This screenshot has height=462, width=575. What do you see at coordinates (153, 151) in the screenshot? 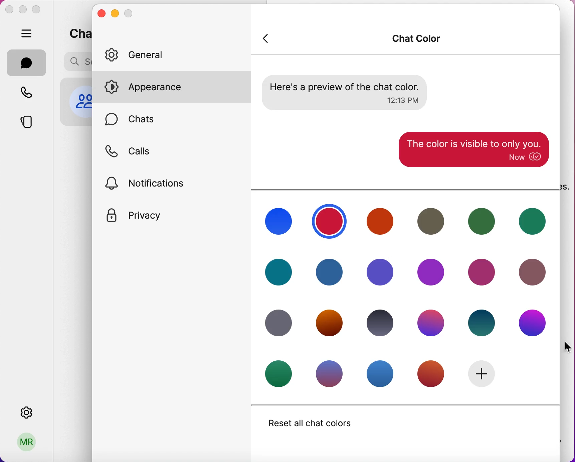
I see `calls` at bounding box center [153, 151].